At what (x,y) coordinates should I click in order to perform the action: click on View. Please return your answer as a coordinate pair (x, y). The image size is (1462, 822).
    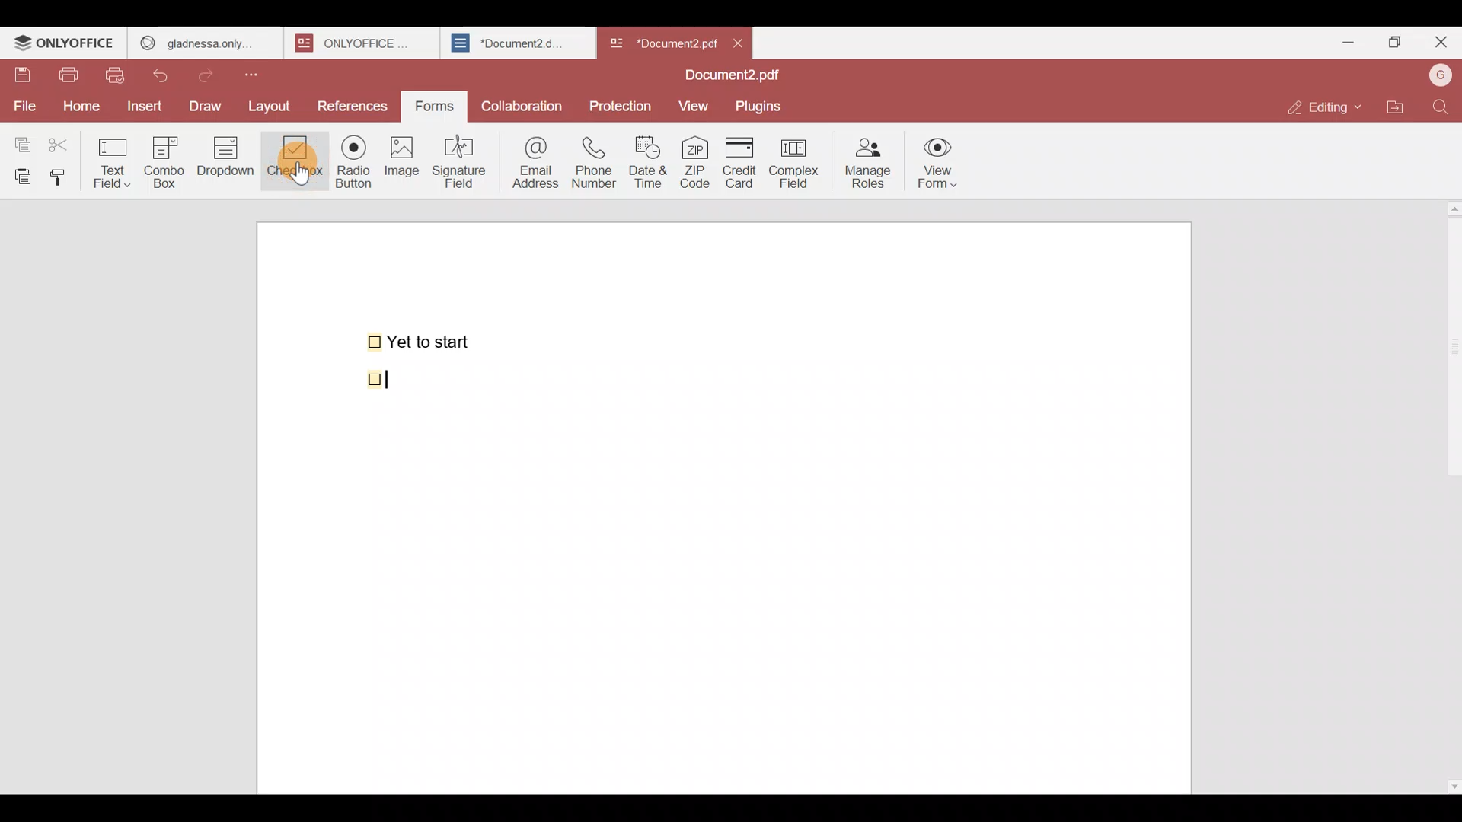
    Looking at the image, I should click on (696, 106).